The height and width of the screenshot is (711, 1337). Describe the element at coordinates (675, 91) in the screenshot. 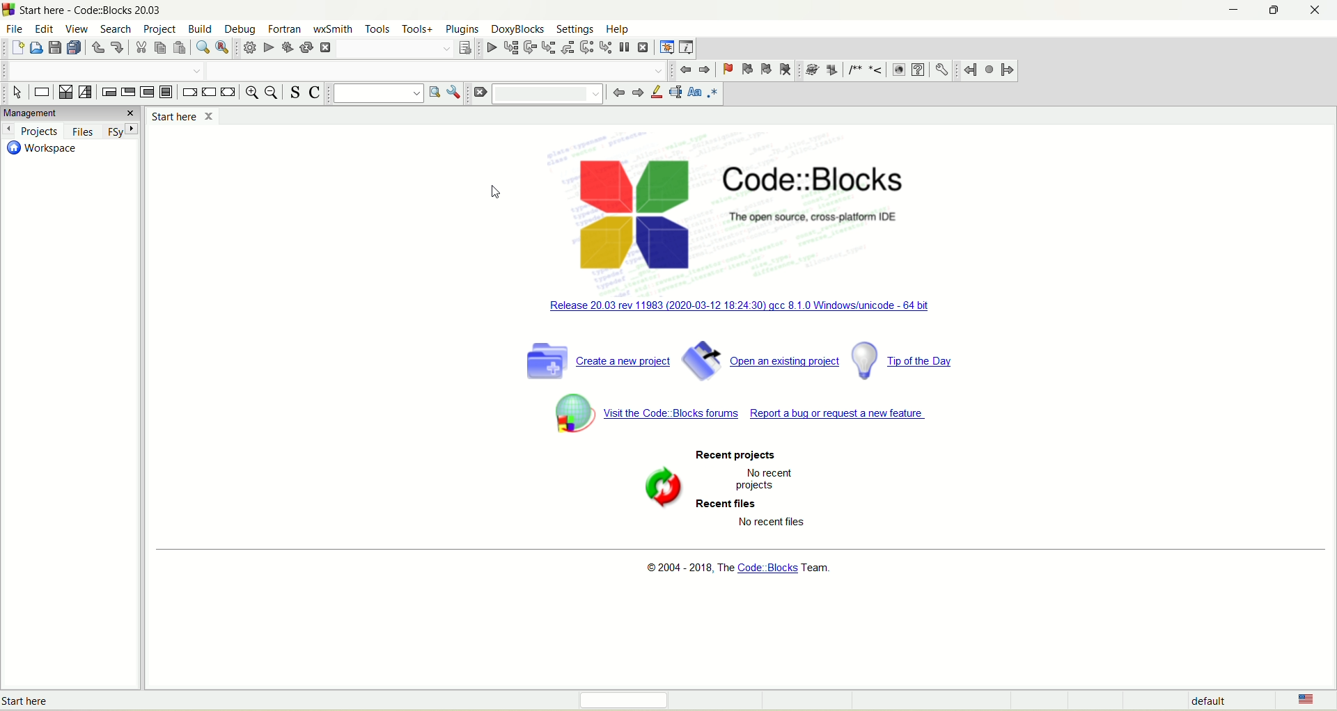

I see `selected text` at that location.